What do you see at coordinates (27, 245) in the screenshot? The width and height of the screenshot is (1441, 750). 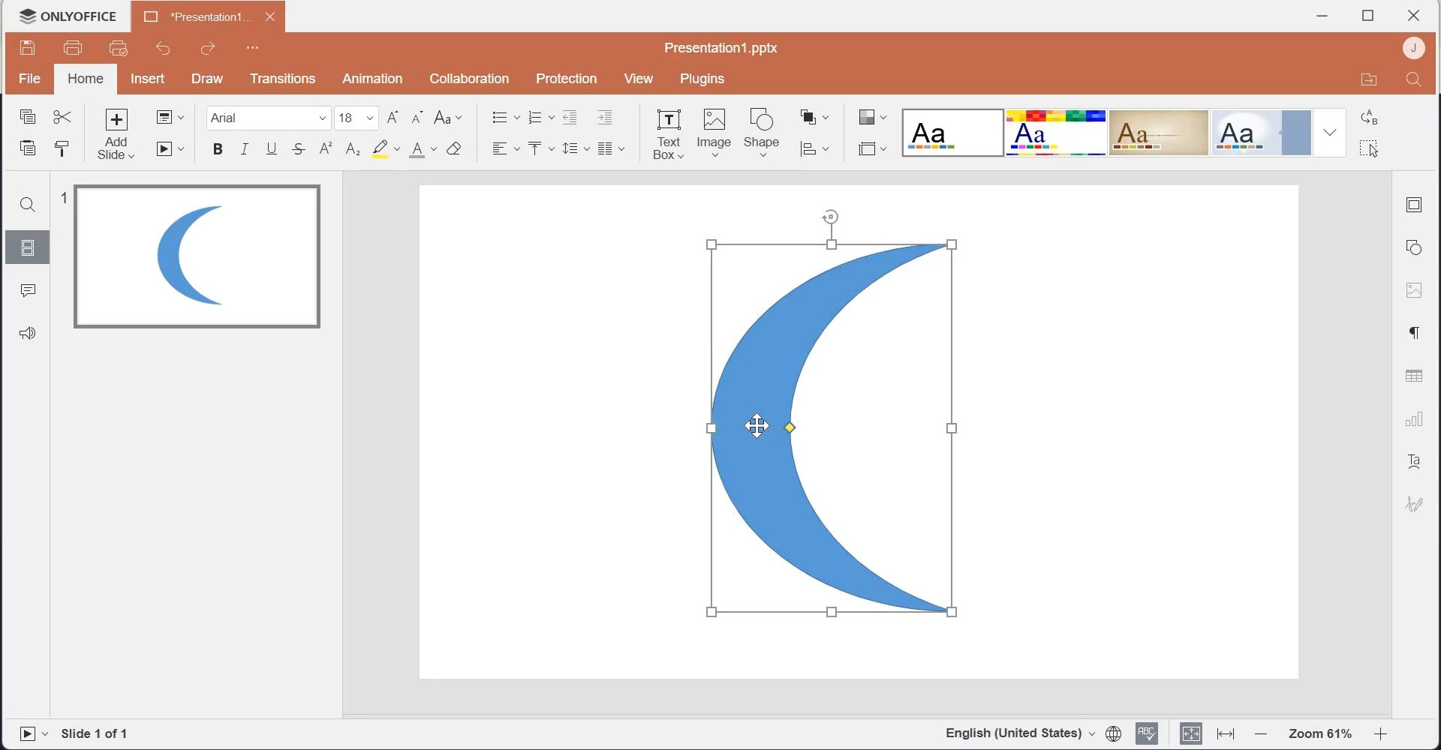 I see `Slides` at bounding box center [27, 245].